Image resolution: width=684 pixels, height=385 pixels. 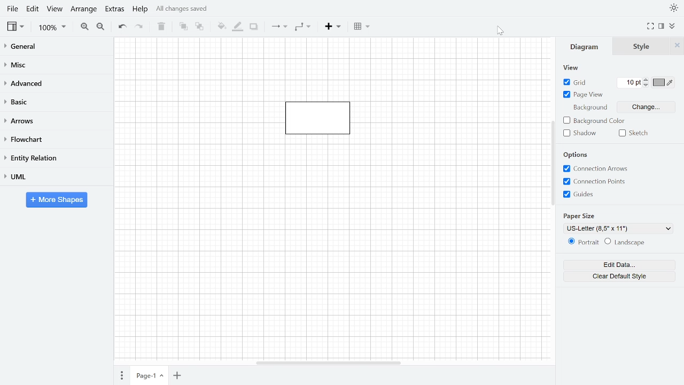 What do you see at coordinates (84, 27) in the screenshot?
I see `Zoom in` at bounding box center [84, 27].